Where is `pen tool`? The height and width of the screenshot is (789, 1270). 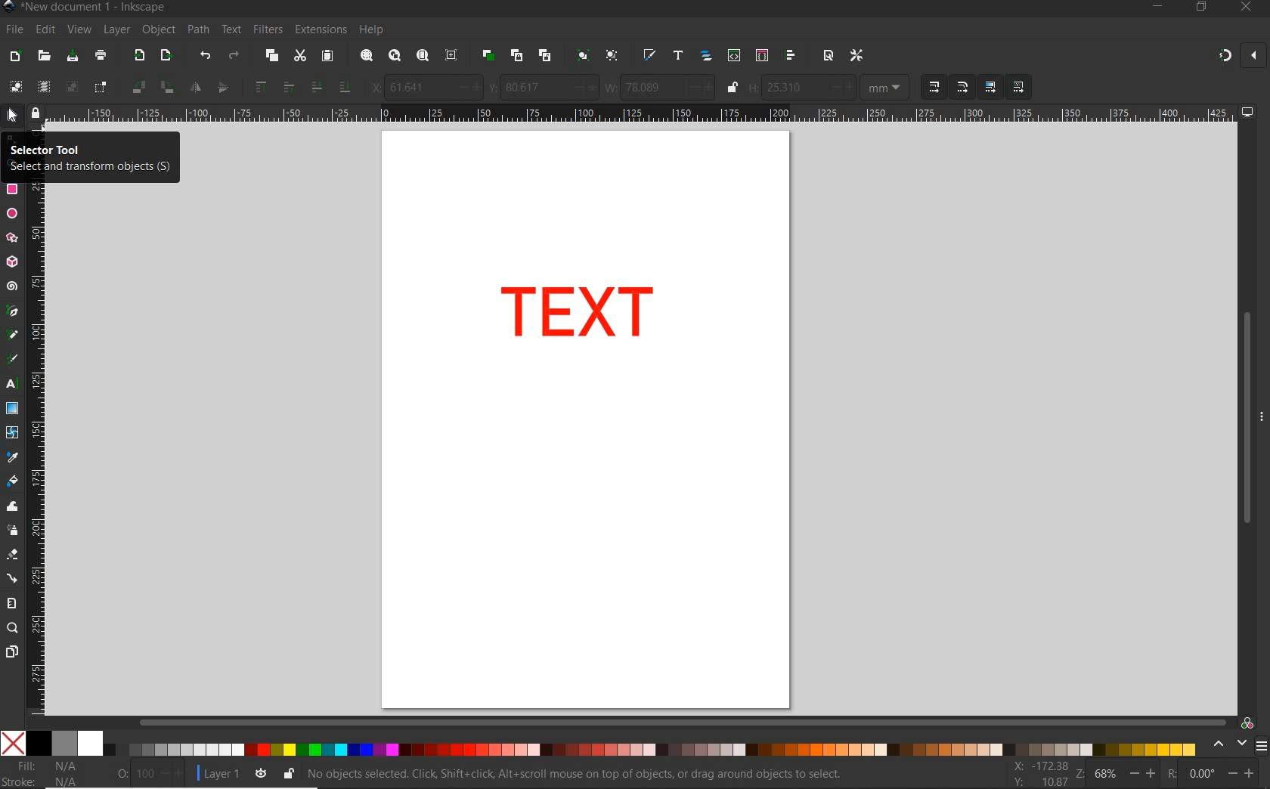
pen tool is located at coordinates (11, 311).